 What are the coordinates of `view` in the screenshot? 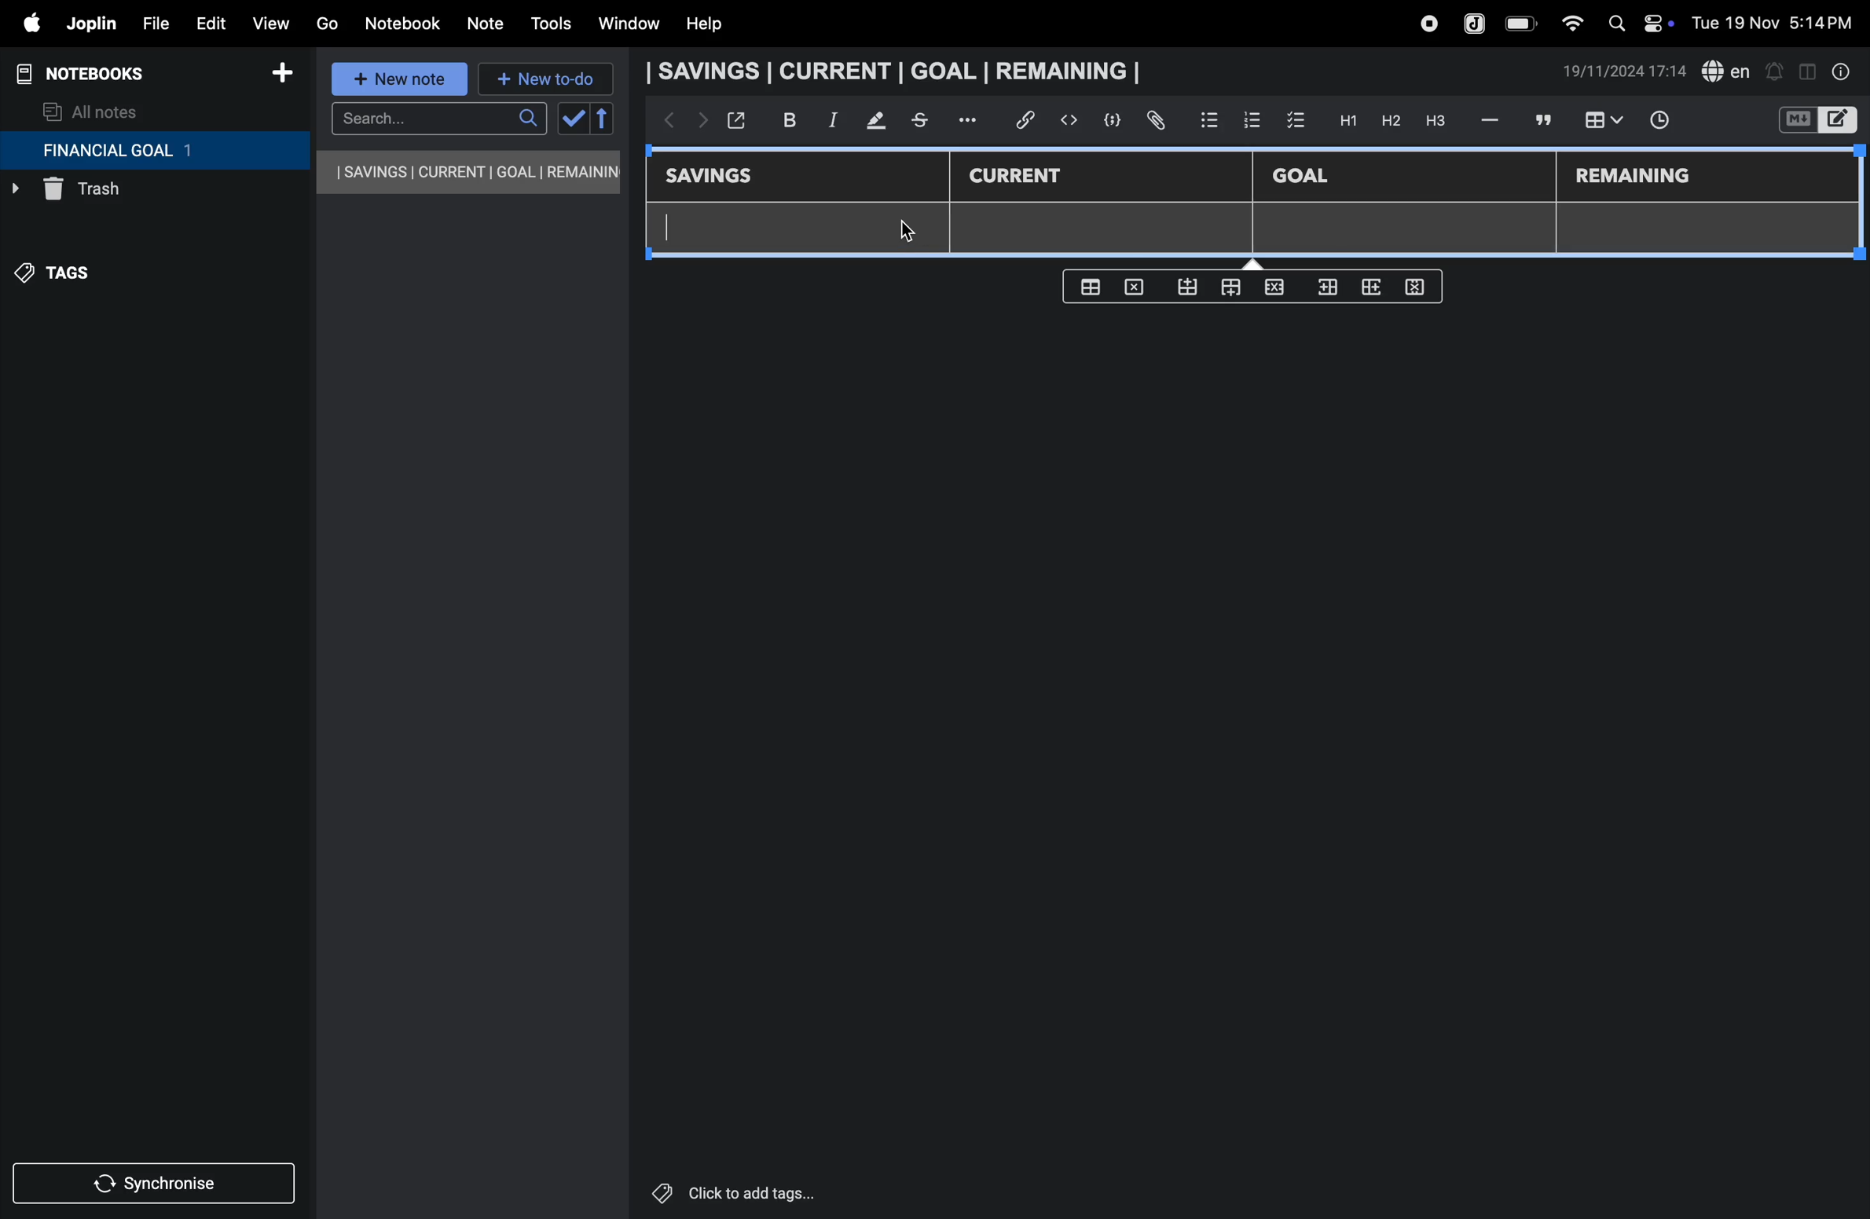 It's located at (269, 20).